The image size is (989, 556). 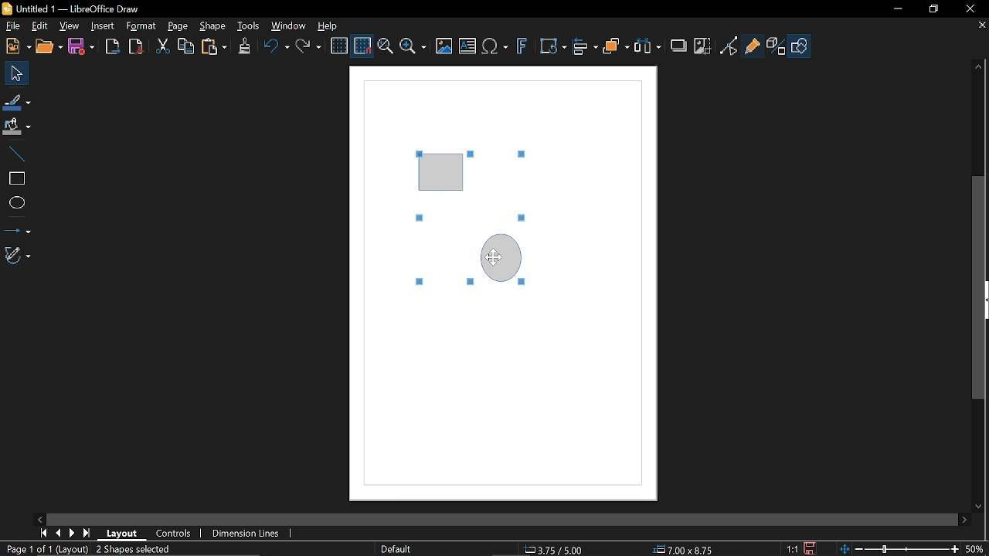 What do you see at coordinates (121, 533) in the screenshot?
I see `Layout` at bounding box center [121, 533].